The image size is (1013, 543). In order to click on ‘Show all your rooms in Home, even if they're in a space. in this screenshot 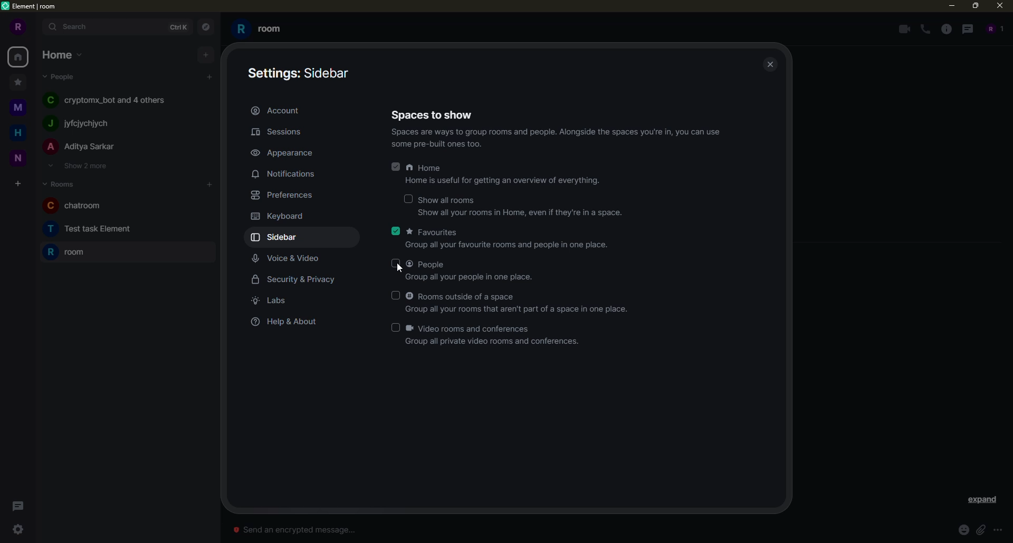, I will do `click(509, 216)`.